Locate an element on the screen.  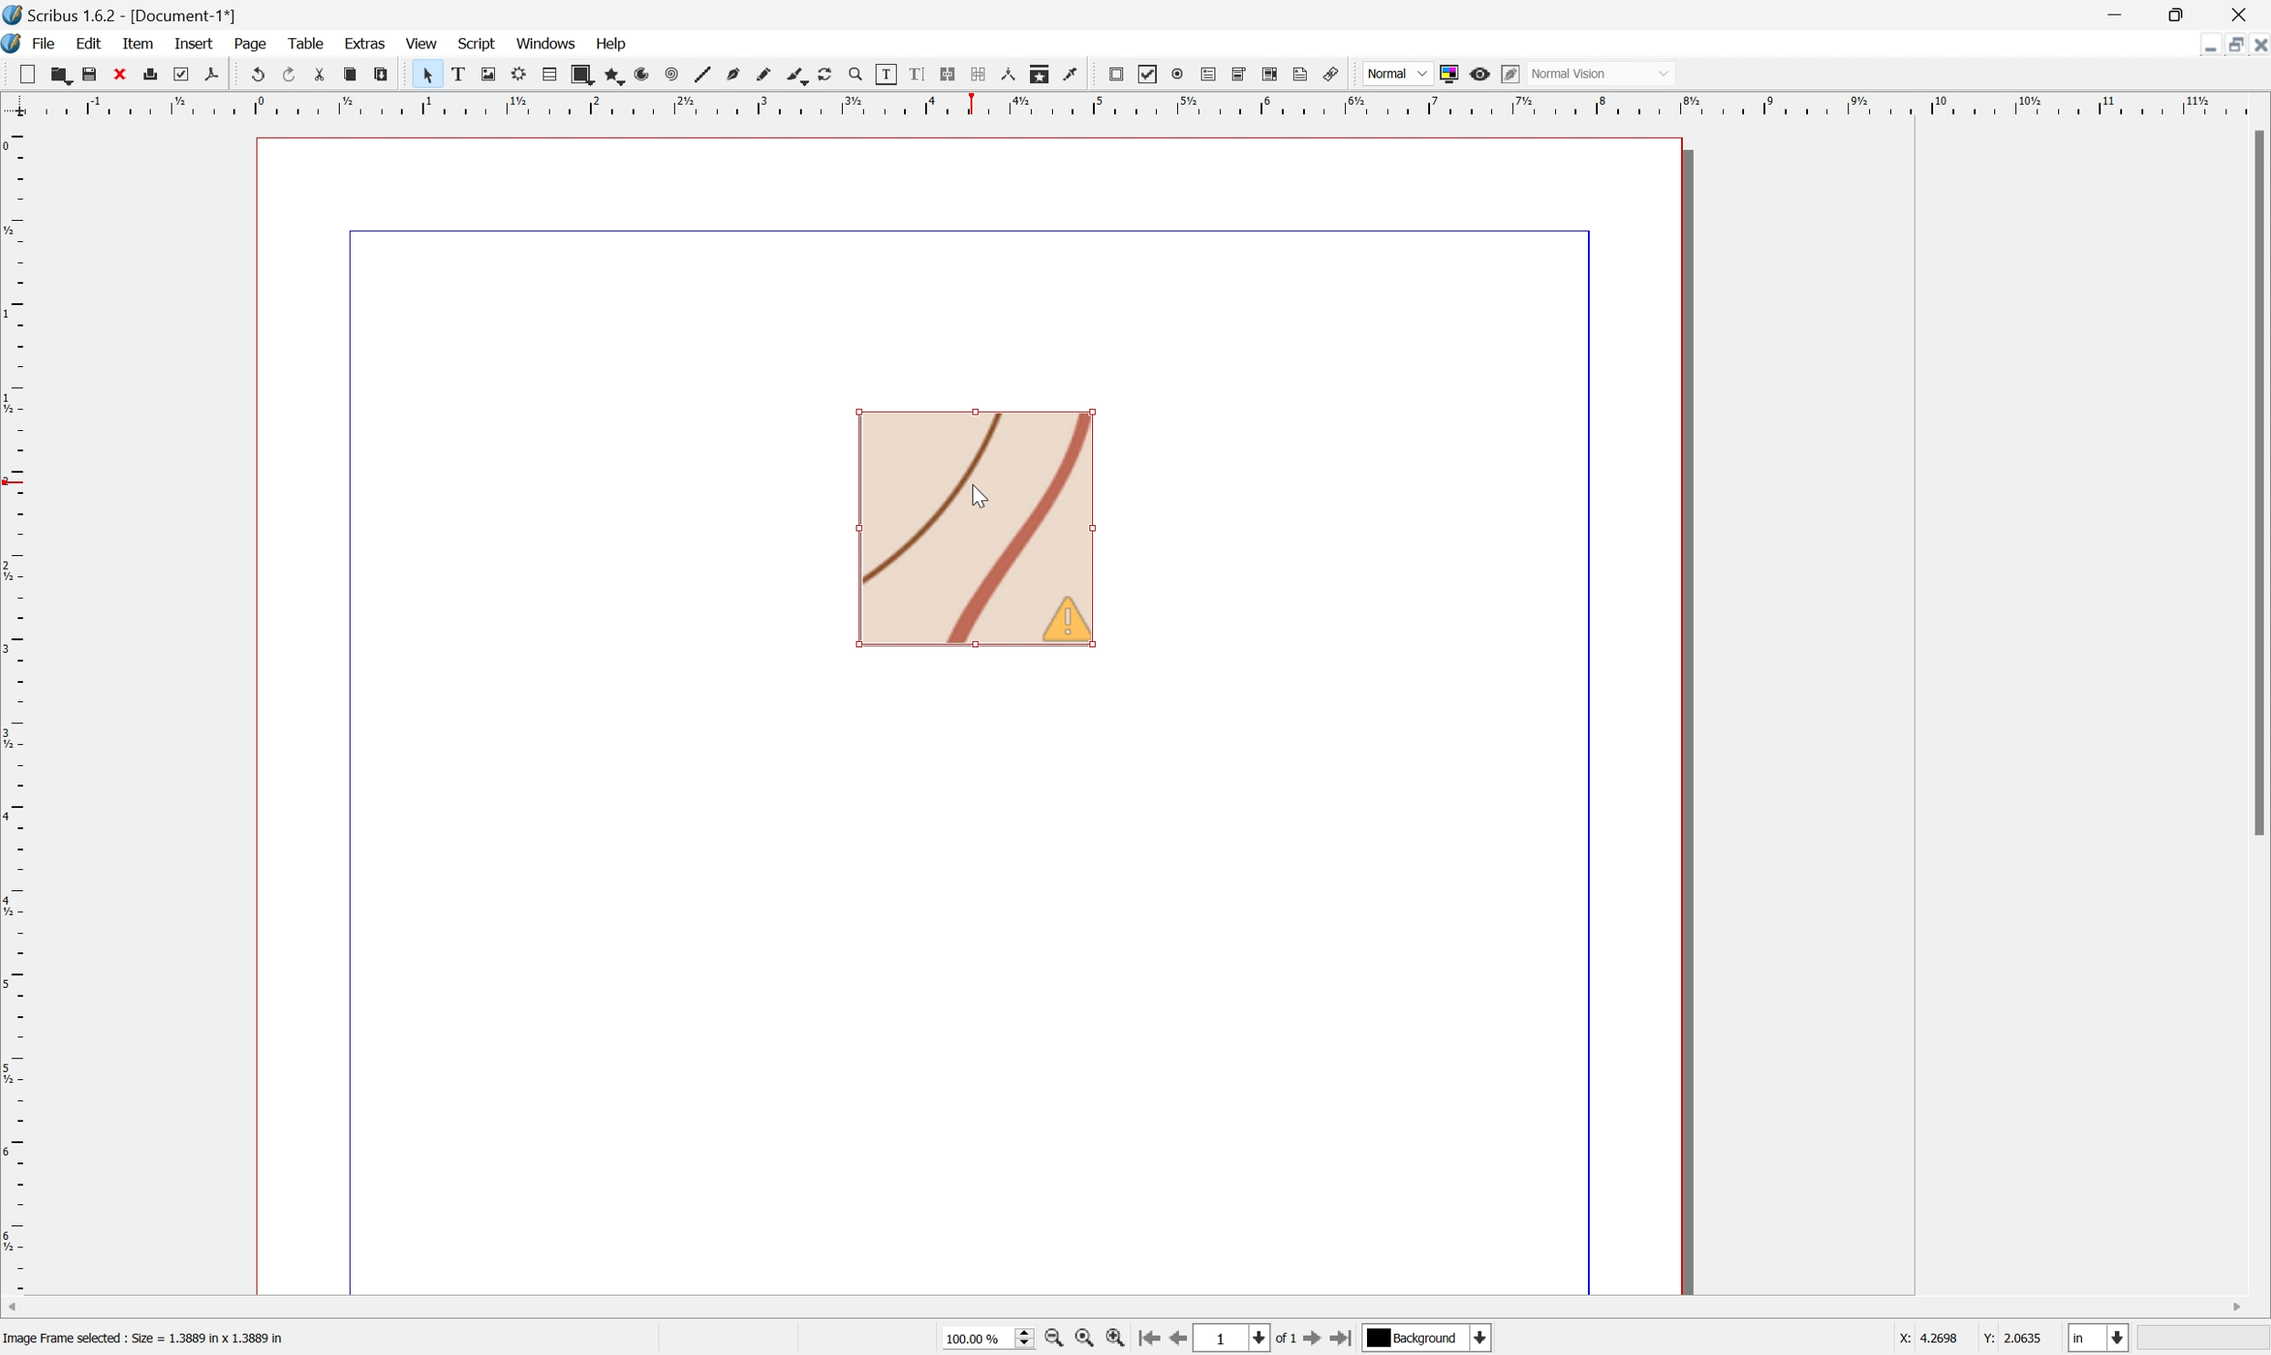
Go to the previous page is located at coordinates (1185, 1339).